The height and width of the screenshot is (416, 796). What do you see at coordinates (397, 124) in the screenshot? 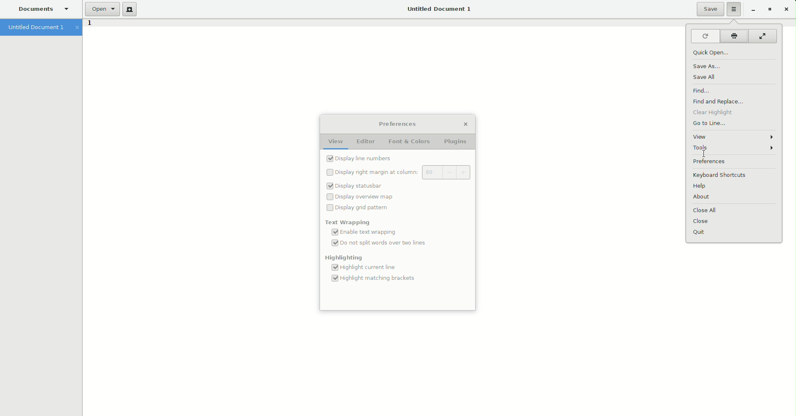
I see `Preferences` at bounding box center [397, 124].